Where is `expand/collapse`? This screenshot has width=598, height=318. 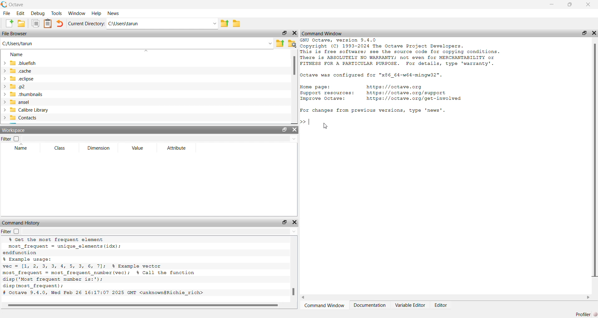
expand/collapse is located at coordinates (4, 110).